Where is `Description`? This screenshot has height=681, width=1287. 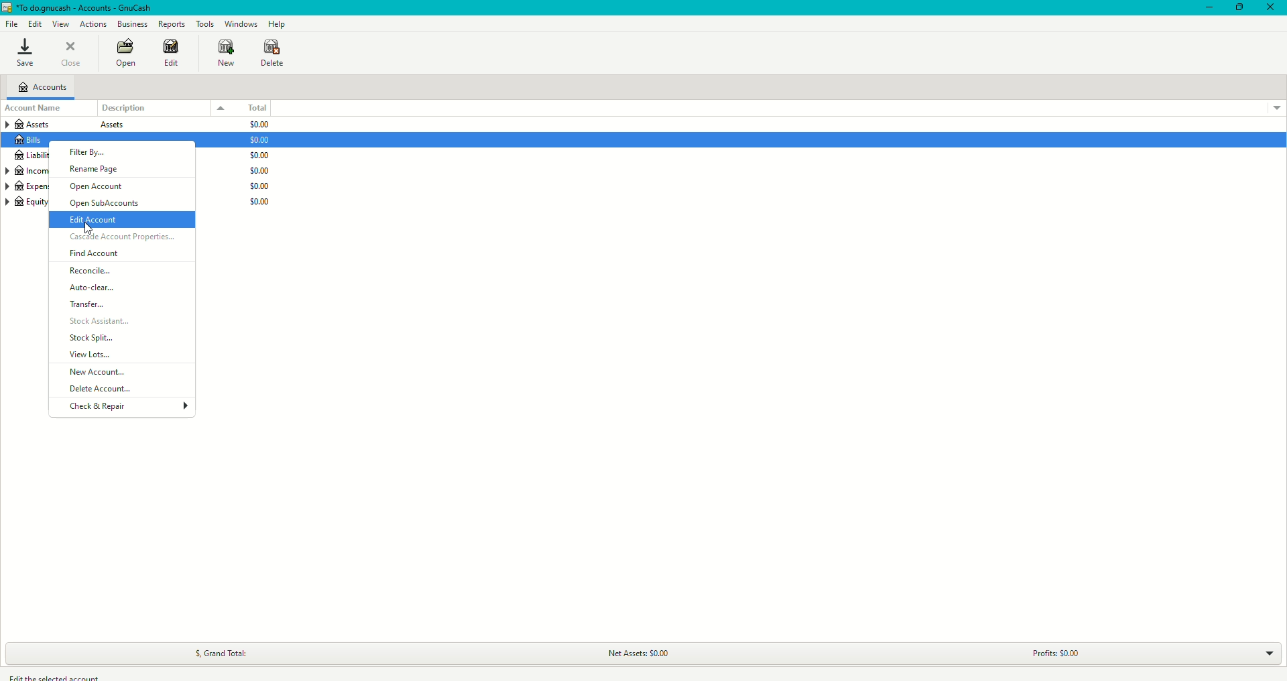 Description is located at coordinates (164, 108).